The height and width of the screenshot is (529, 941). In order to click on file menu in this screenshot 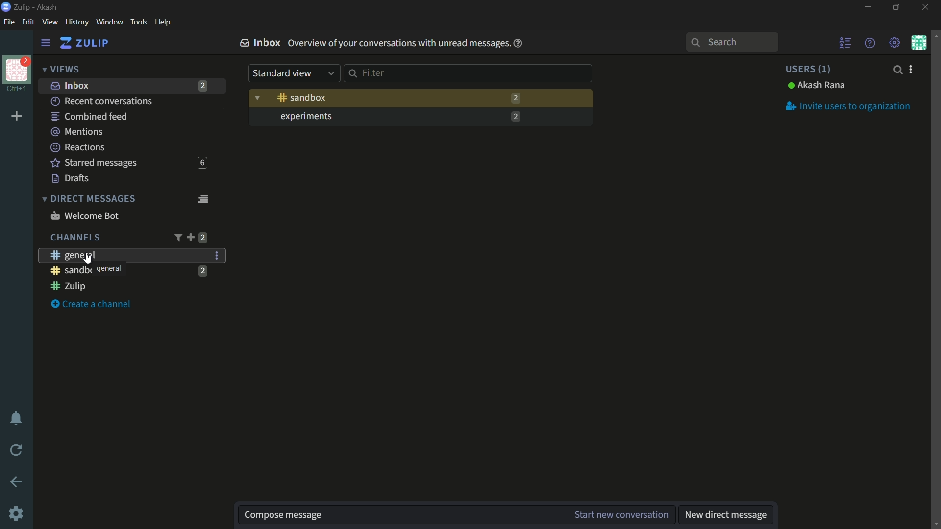, I will do `click(9, 23)`.